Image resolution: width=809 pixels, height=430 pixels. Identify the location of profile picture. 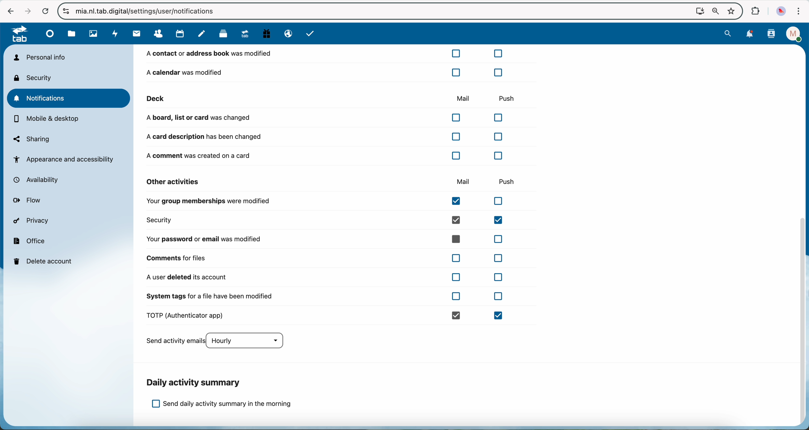
(781, 11).